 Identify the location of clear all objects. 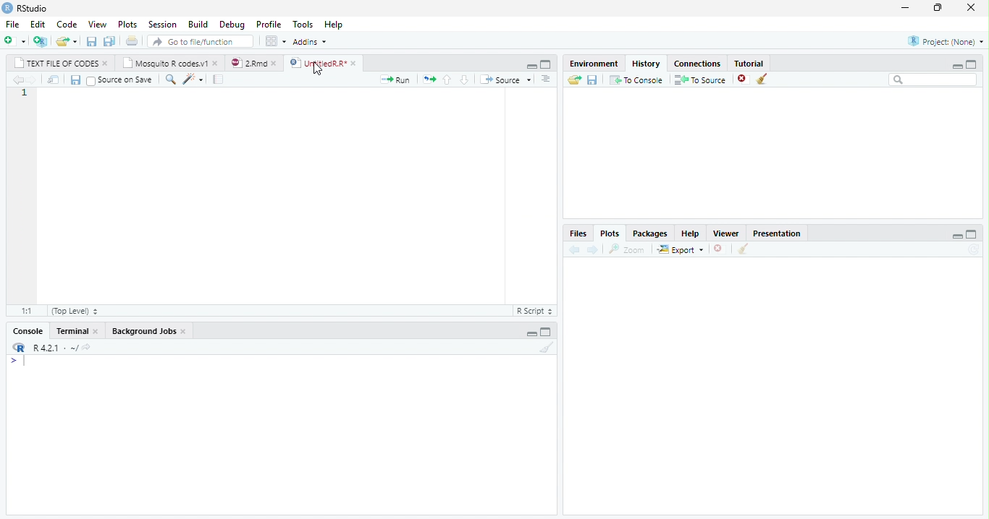
(762, 80).